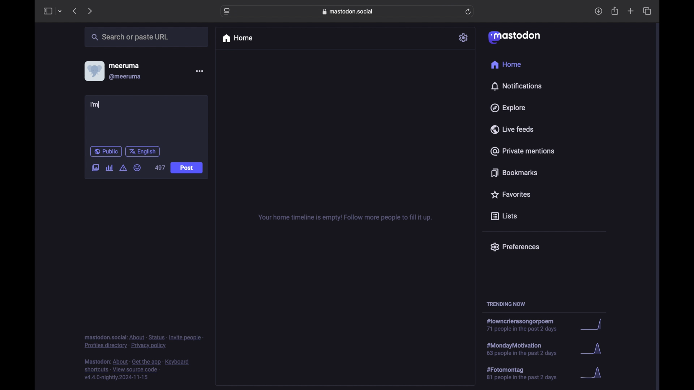  What do you see at coordinates (160, 168) in the screenshot?
I see `497` at bounding box center [160, 168].